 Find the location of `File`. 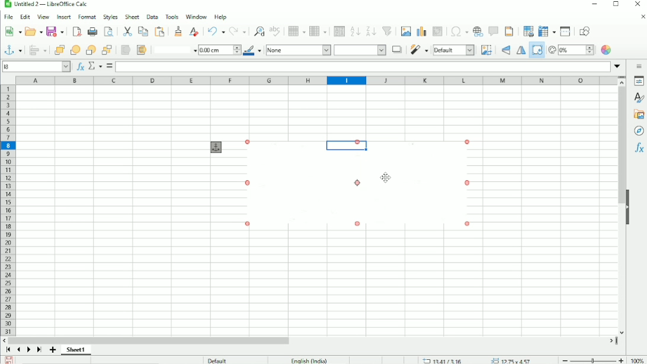

File is located at coordinates (9, 17).